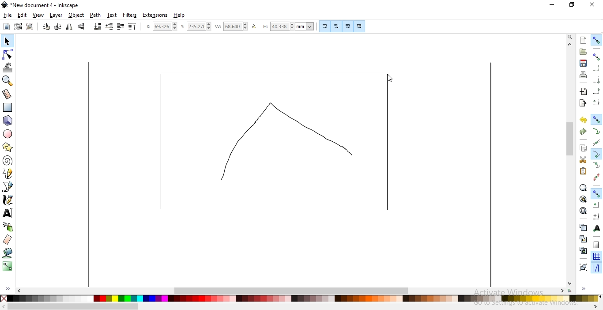  I want to click on measurement tool, so click(7, 95).